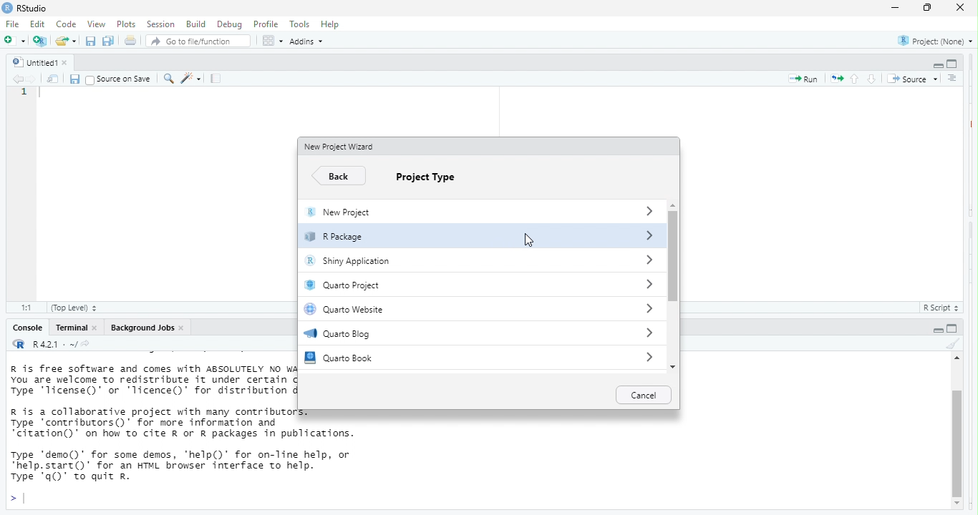  I want to click on code, so click(67, 25).